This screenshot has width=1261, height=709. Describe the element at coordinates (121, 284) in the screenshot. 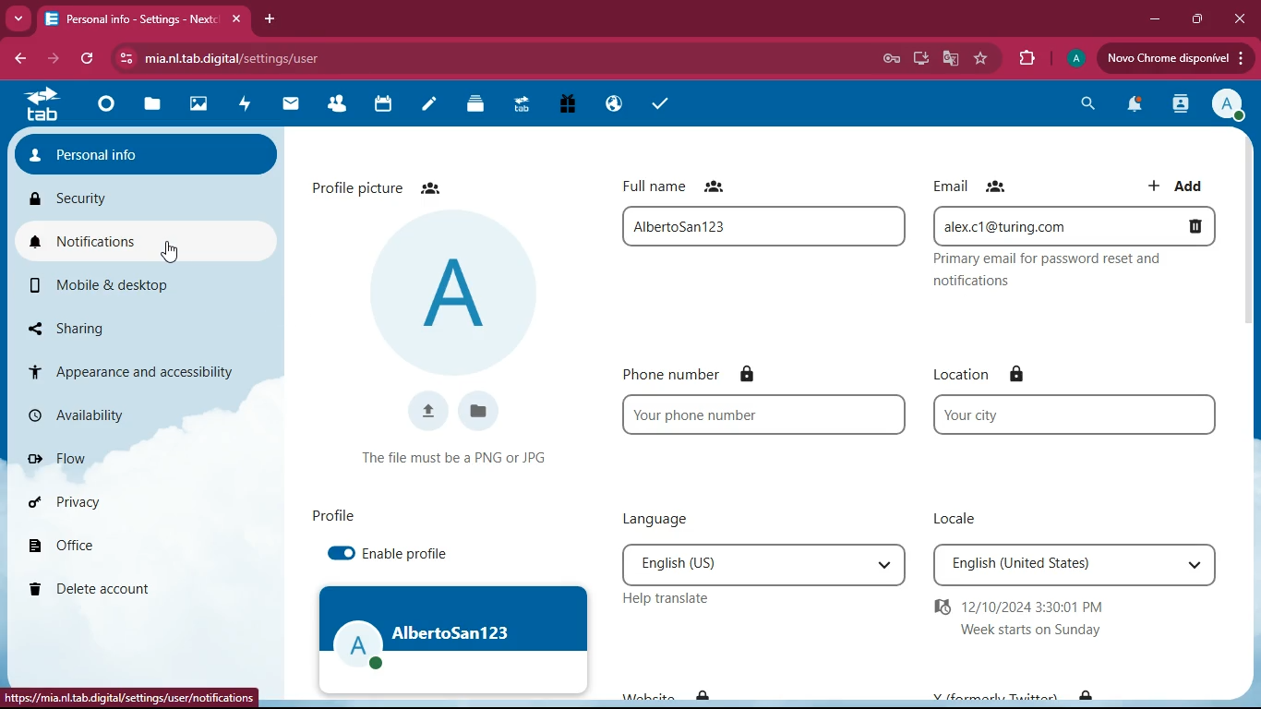

I see `mobile` at that location.